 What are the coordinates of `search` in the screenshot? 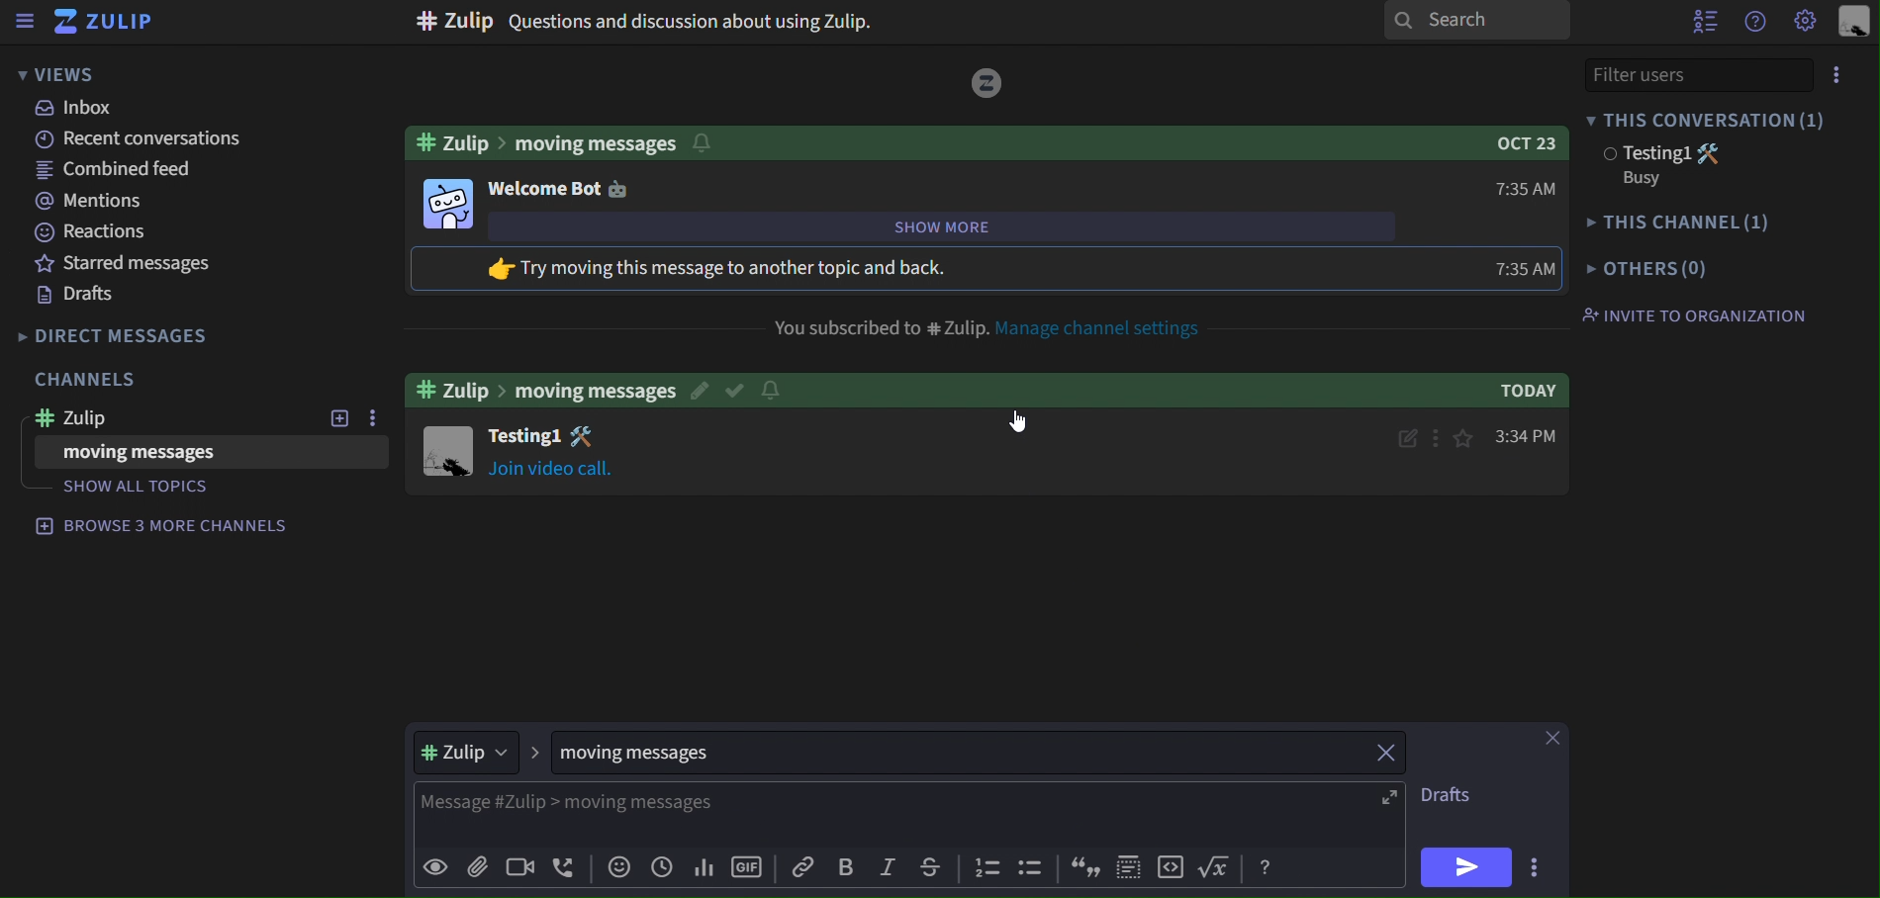 It's located at (1478, 21).